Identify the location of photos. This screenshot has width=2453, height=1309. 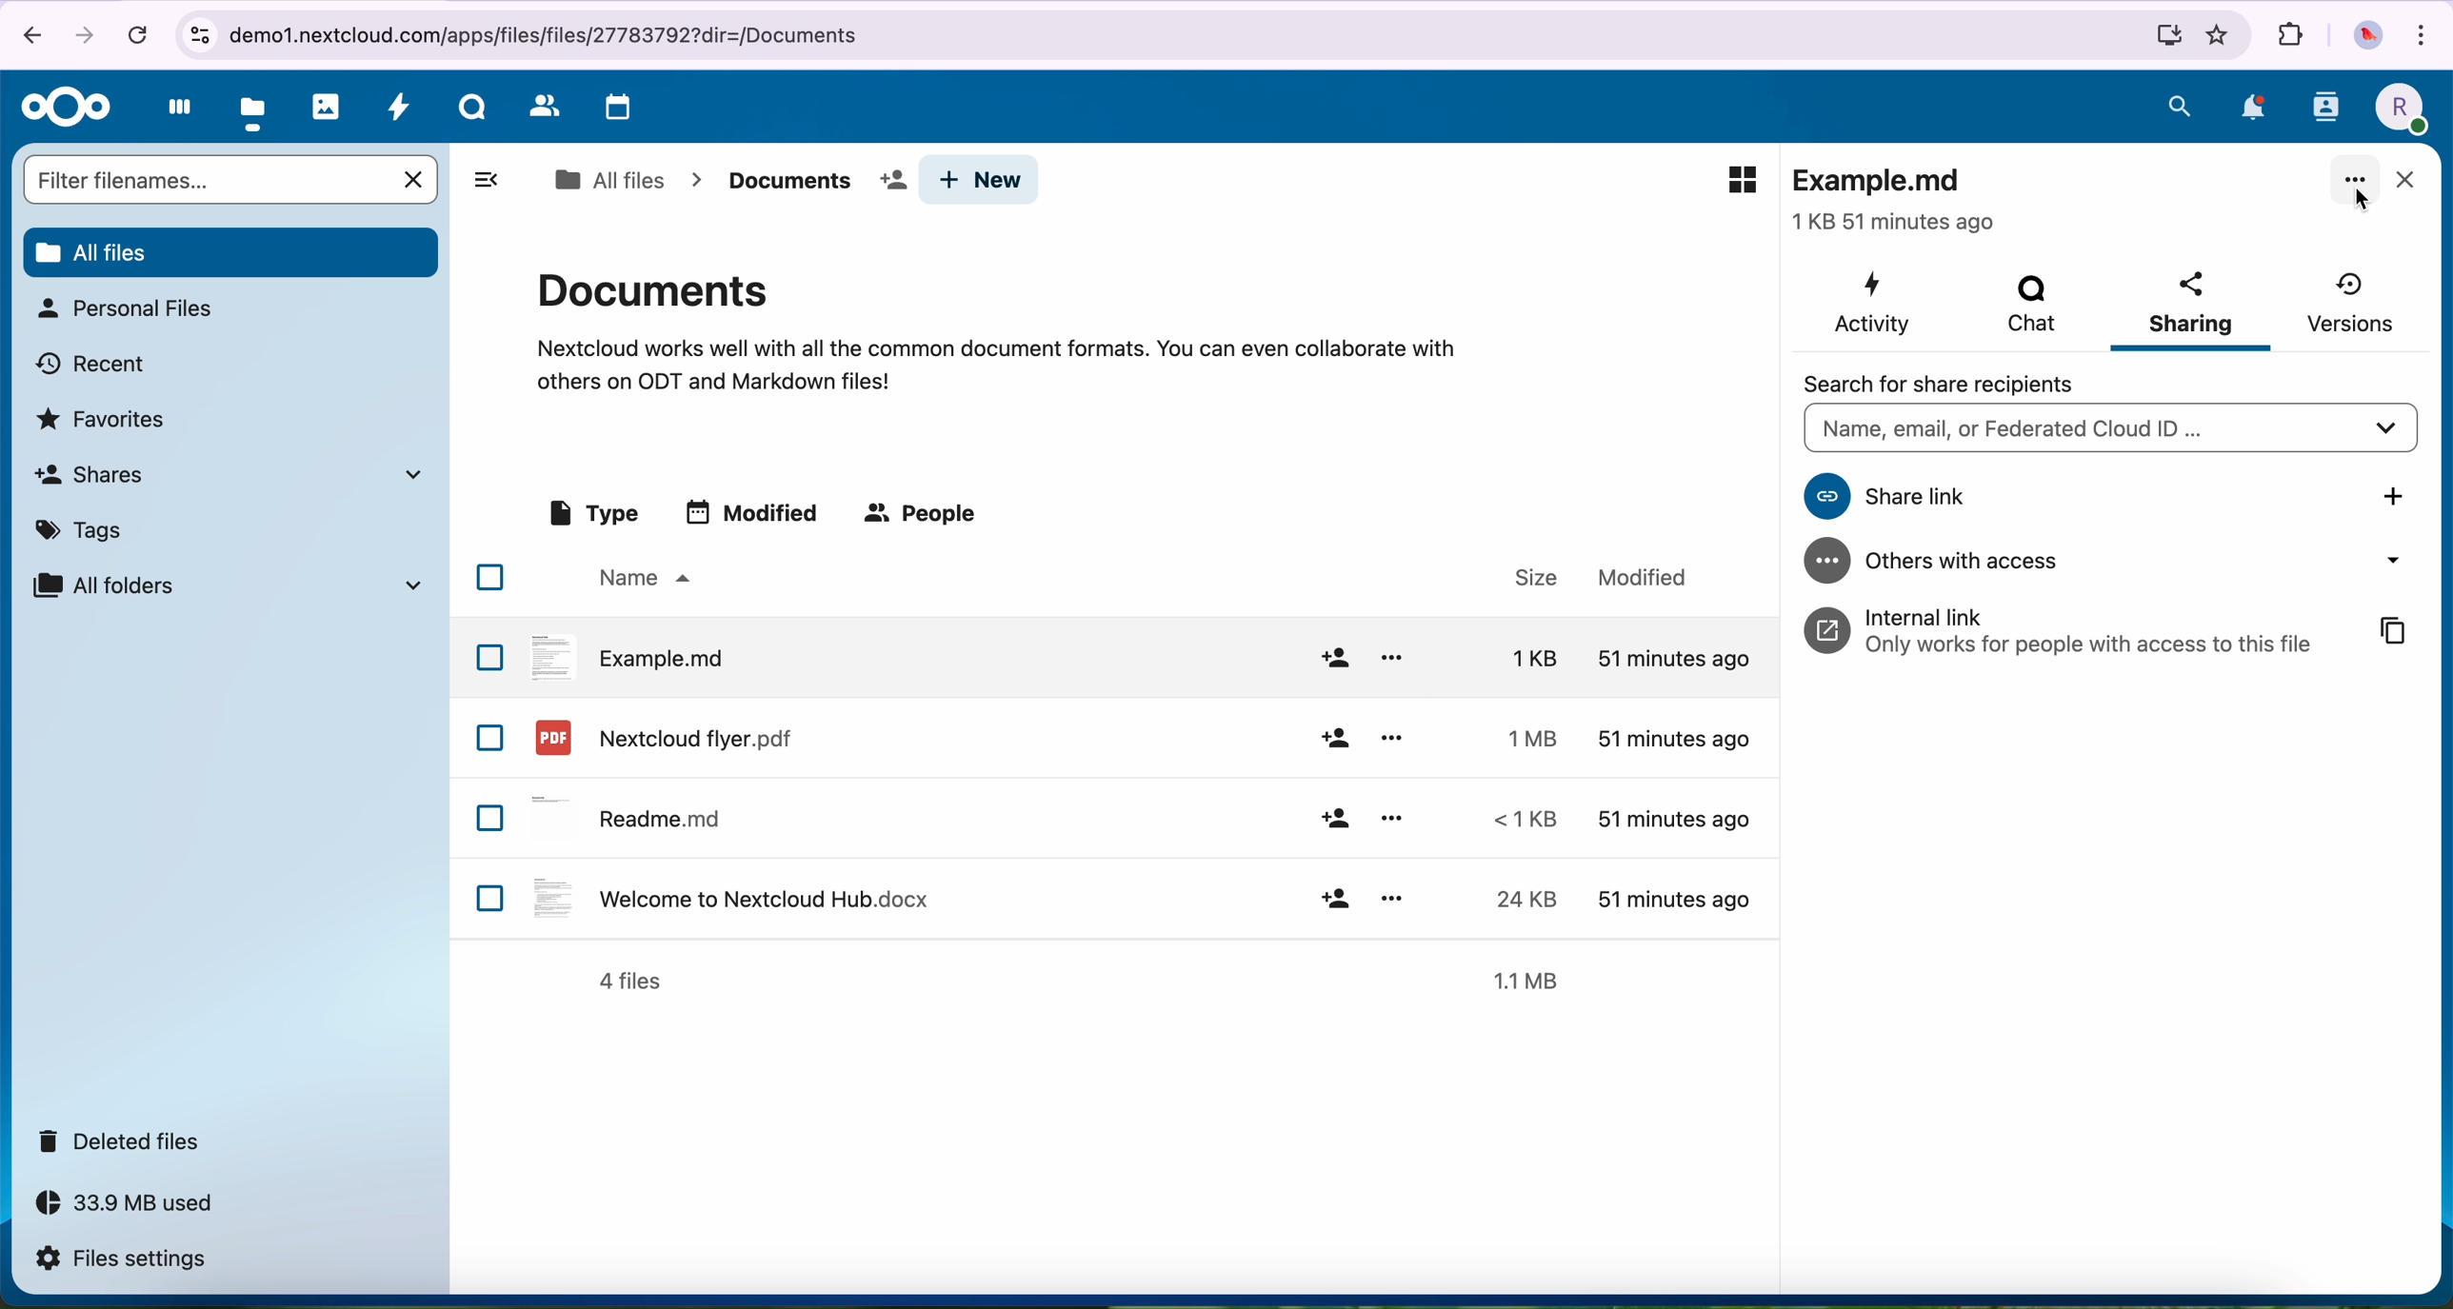
(327, 107).